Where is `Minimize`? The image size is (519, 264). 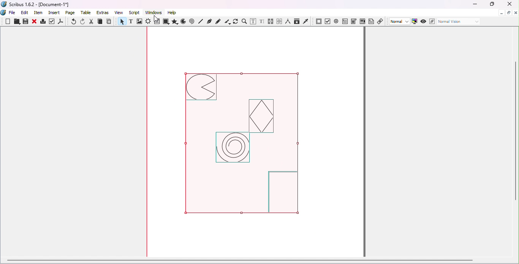
Minimize is located at coordinates (475, 5).